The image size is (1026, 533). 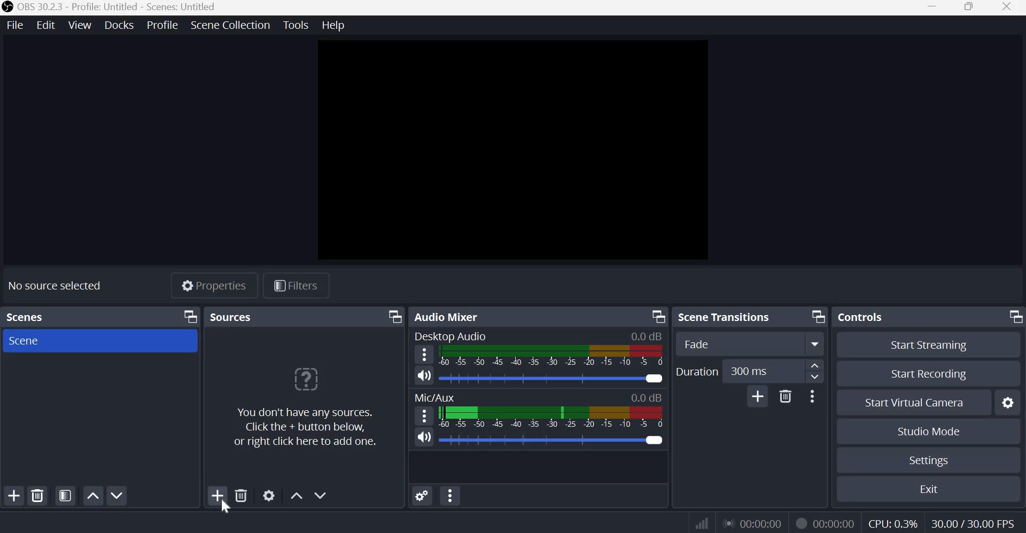 I want to click on No source selected, so click(x=63, y=285).